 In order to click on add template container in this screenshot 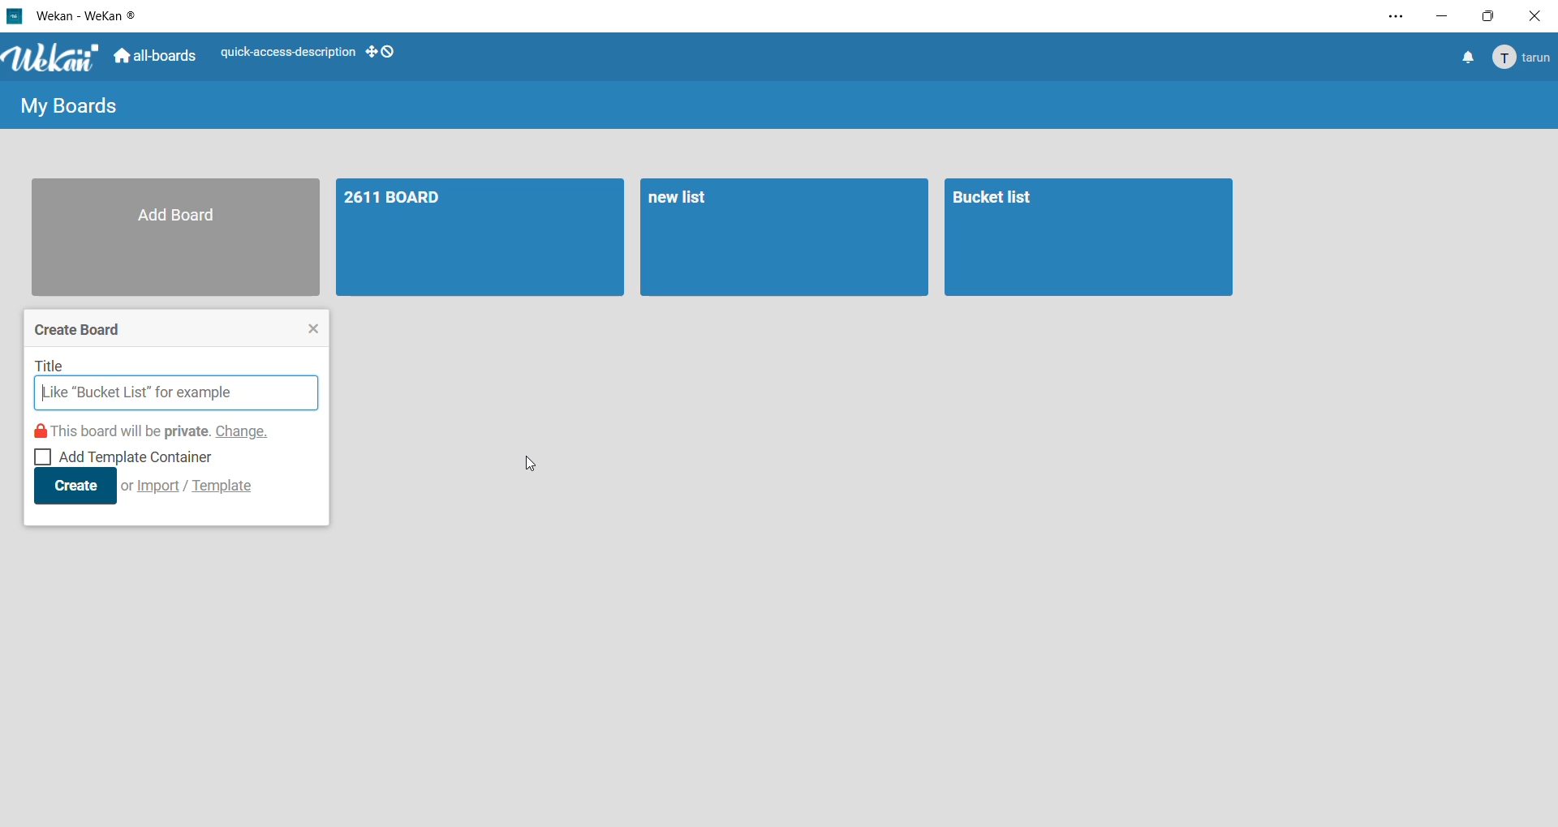, I will do `click(126, 456)`.